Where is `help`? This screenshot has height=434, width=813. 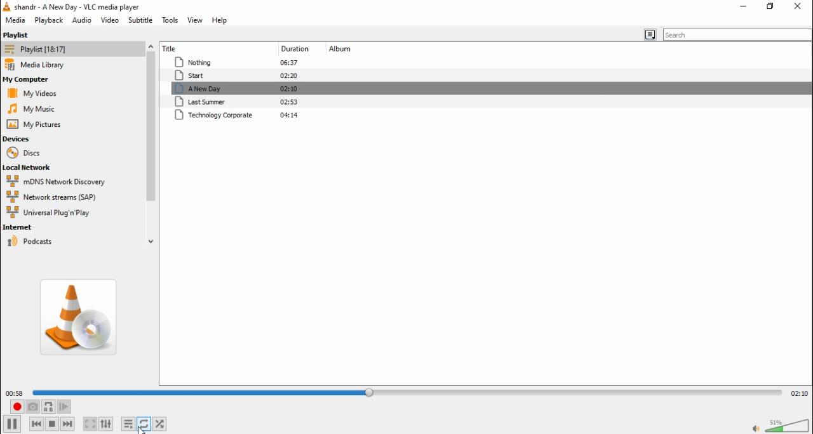
help is located at coordinates (222, 22).